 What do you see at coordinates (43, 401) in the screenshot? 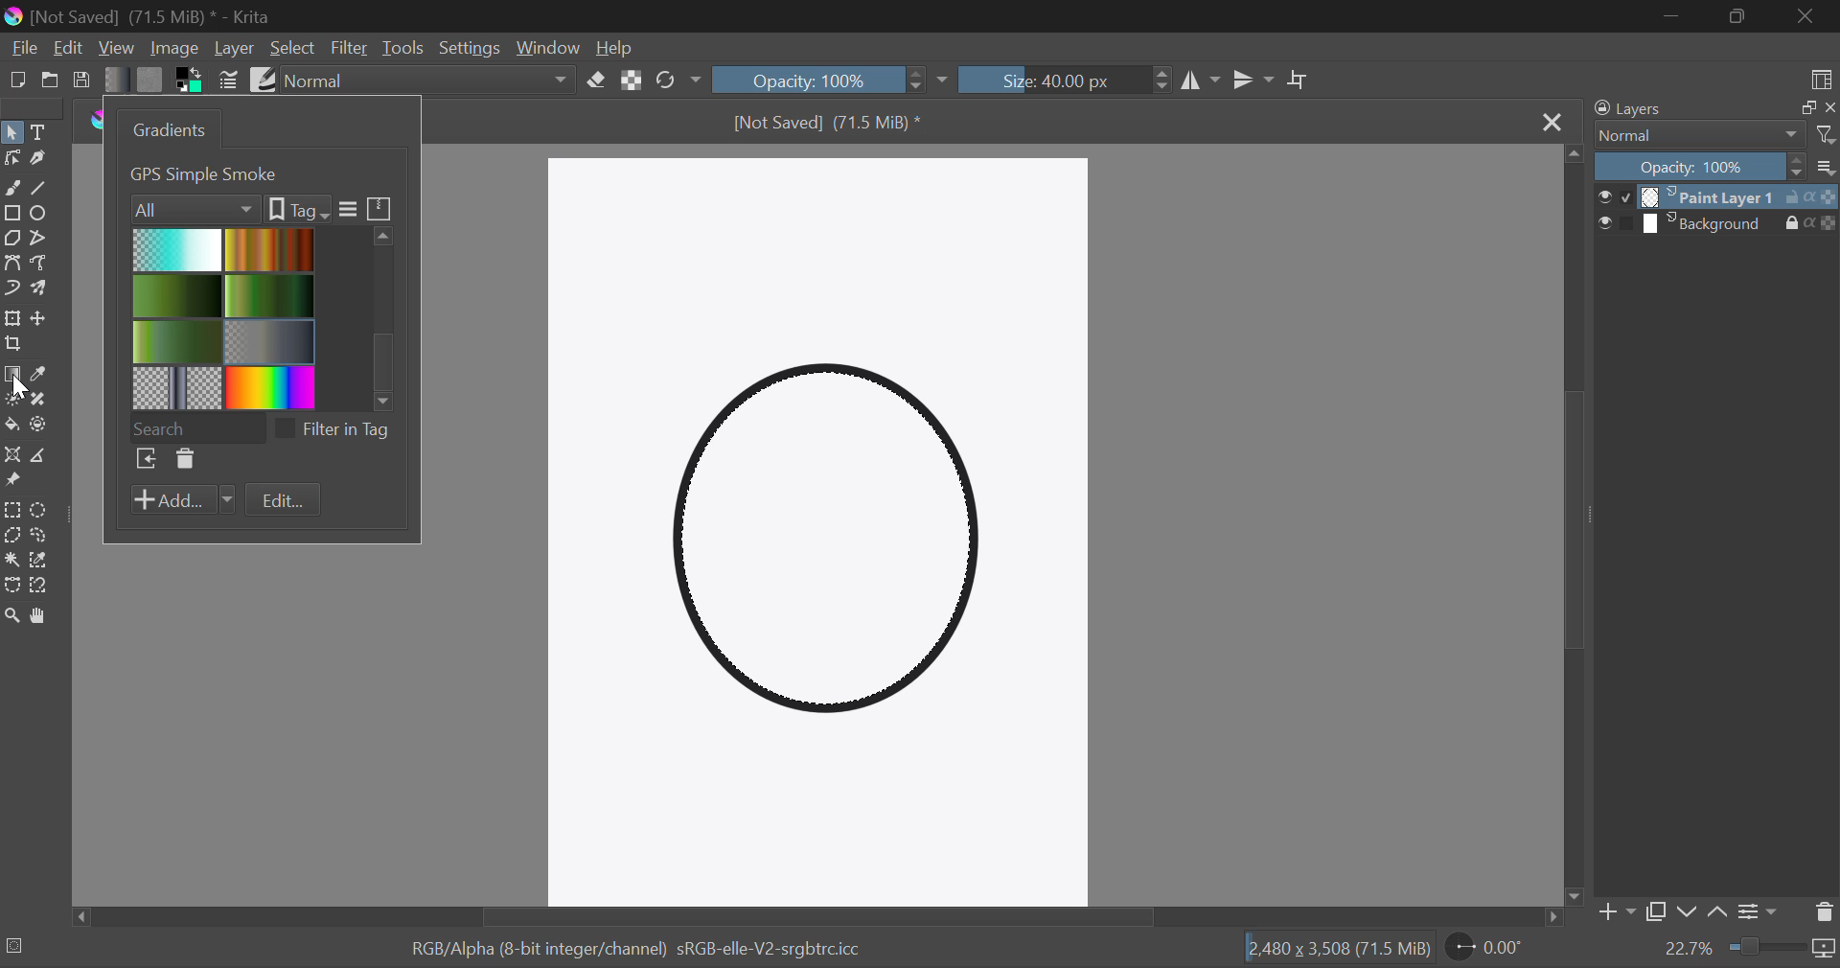
I see `Smart Patch Tool` at bounding box center [43, 401].